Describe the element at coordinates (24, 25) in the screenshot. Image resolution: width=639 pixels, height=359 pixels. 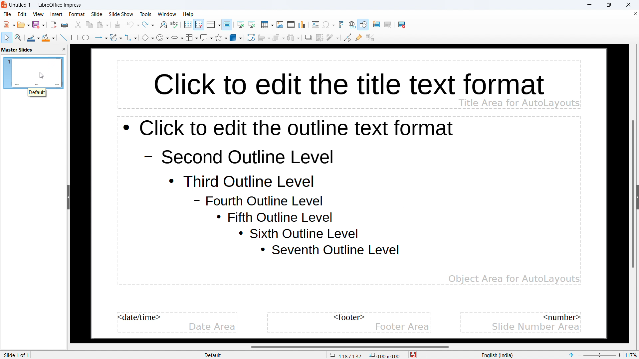
I see `open` at that location.